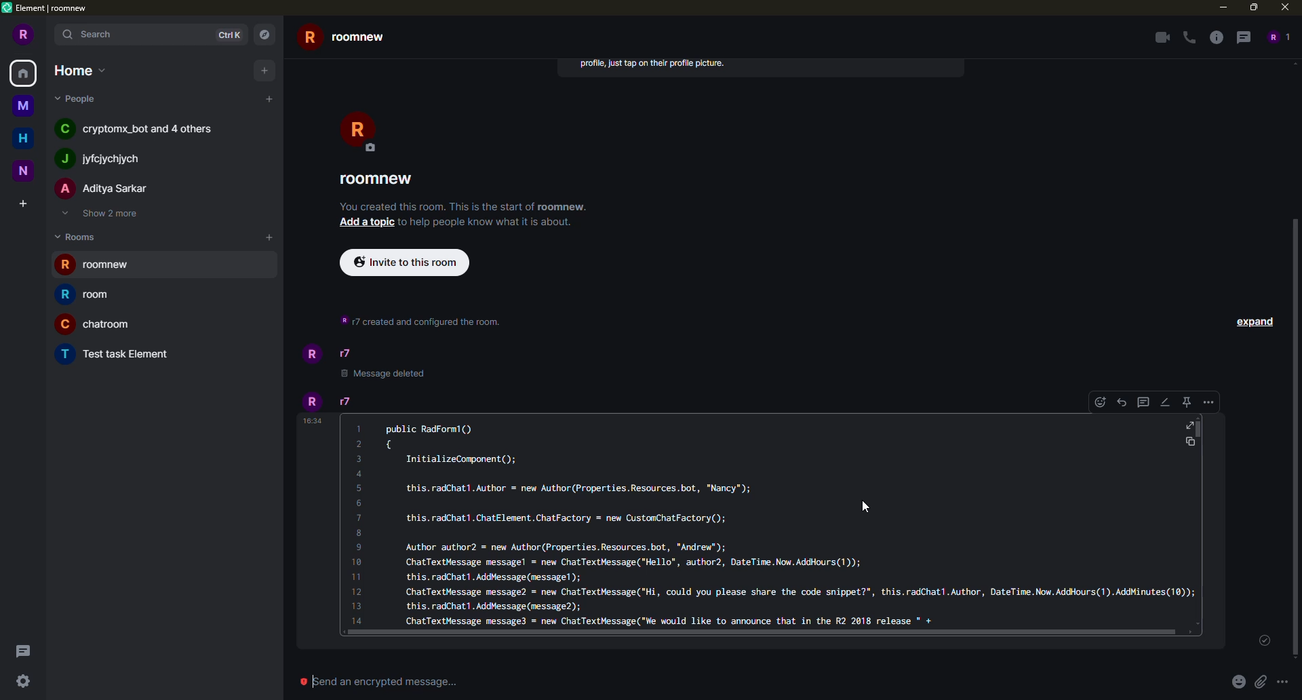 The height and width of the screenshot is (700, 1302). Describe the element at coordinates (271, 99) in the screenshot. I see `add` at that location.